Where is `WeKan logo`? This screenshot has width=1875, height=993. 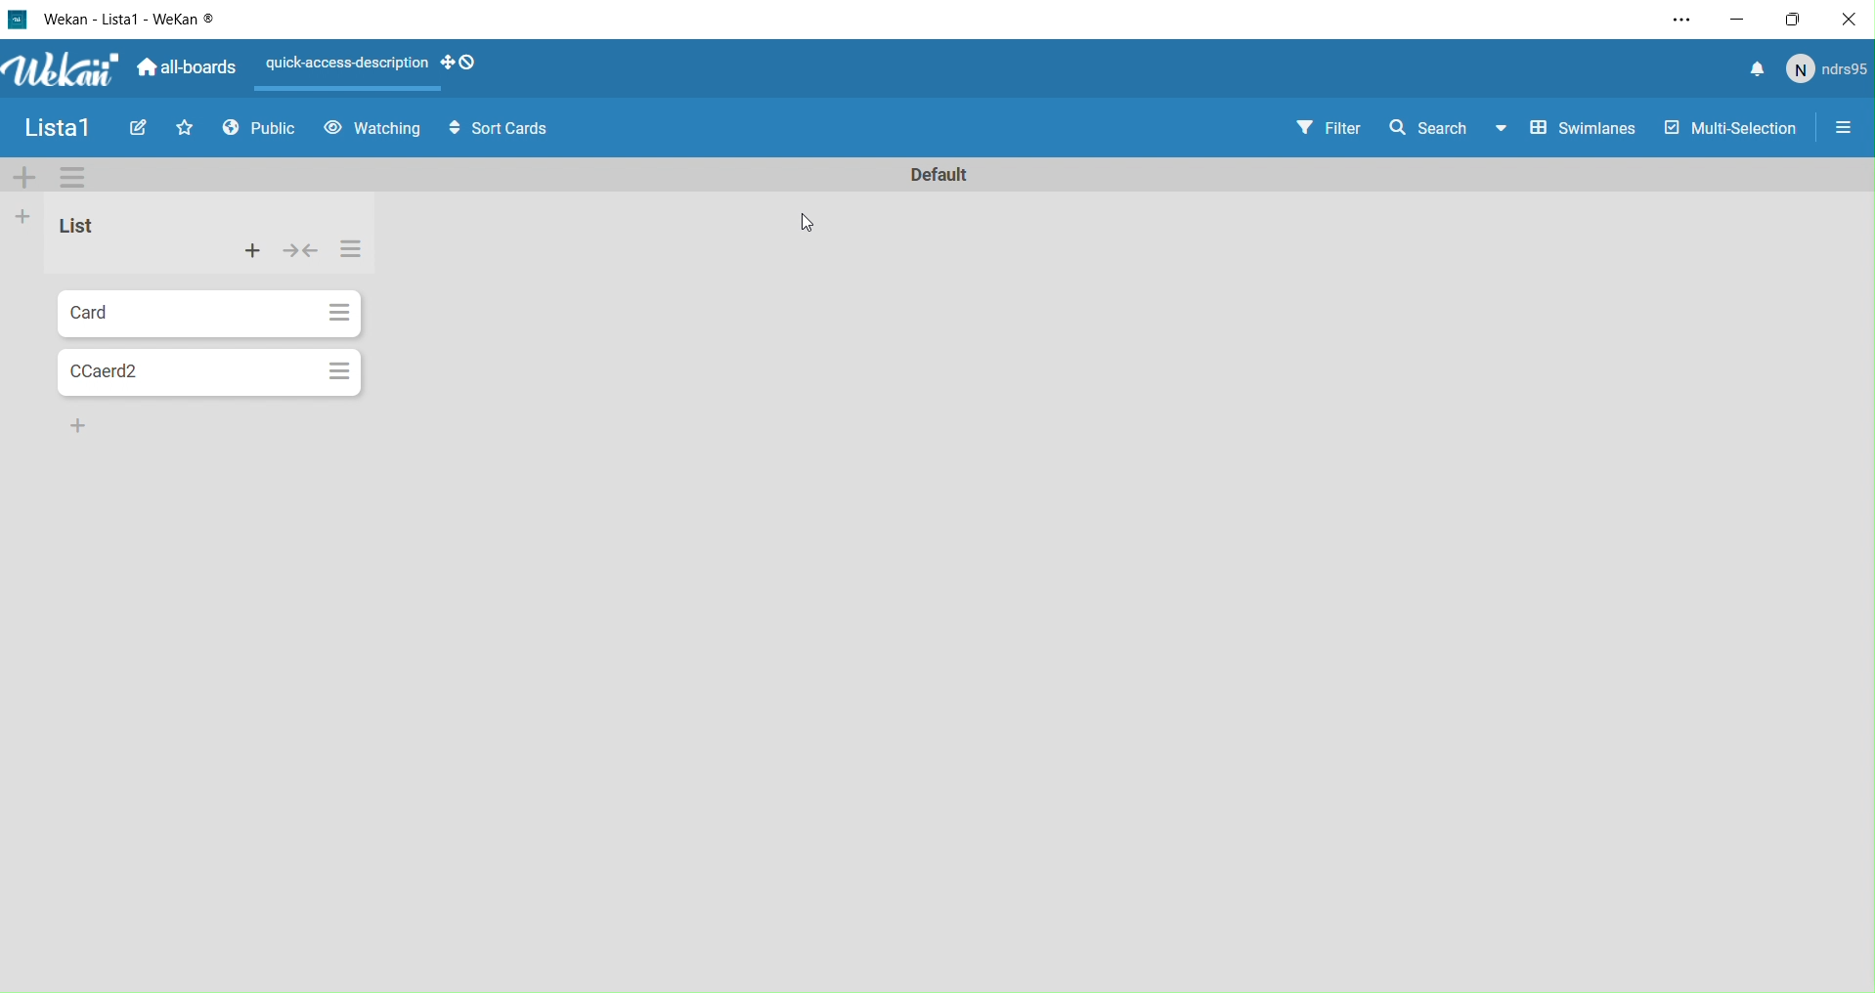
WeKan logo is located at coordinates (65, 68).